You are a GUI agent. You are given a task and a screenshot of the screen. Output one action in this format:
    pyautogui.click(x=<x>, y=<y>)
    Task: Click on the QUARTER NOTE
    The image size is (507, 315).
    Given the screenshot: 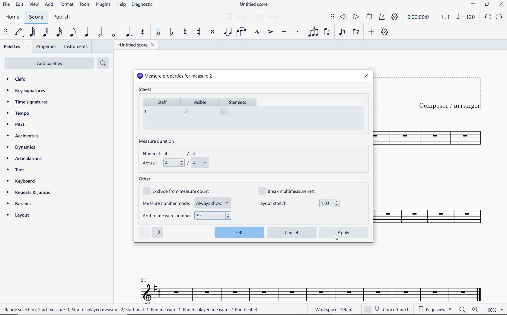 What is the action you would take?
    pyautogui.click(x=87, y=32)
    